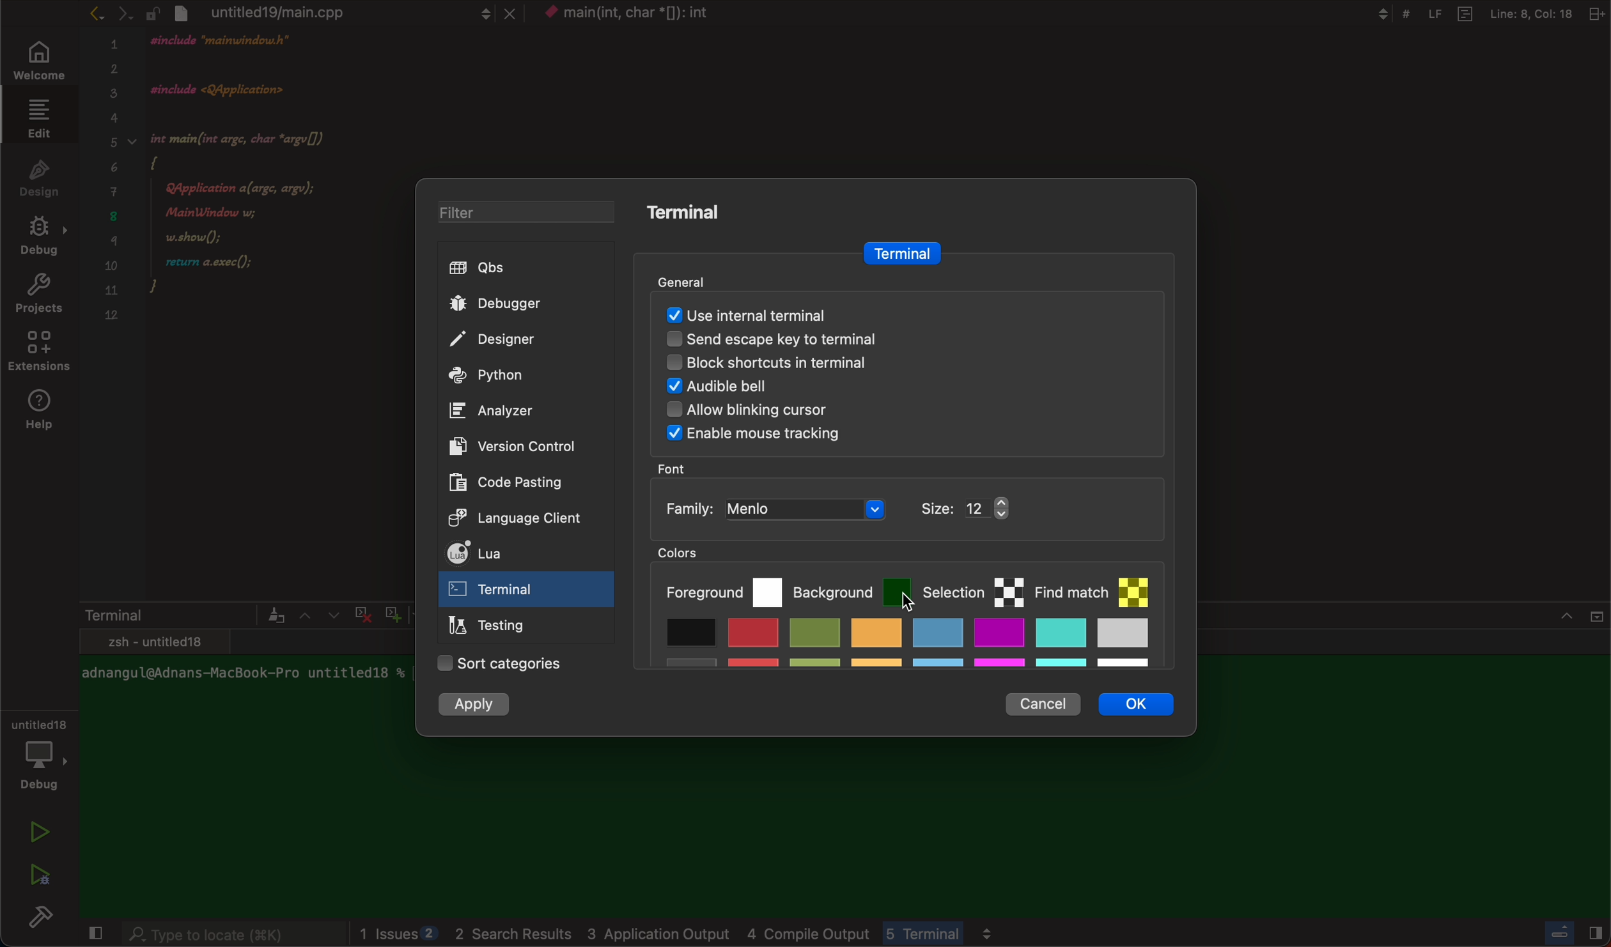 The width and height of the screenshot is (1611, 947). What do you see at coordinates (113, 187) in the screenshot?
I see `numbers` at bounding box center [113, 187].